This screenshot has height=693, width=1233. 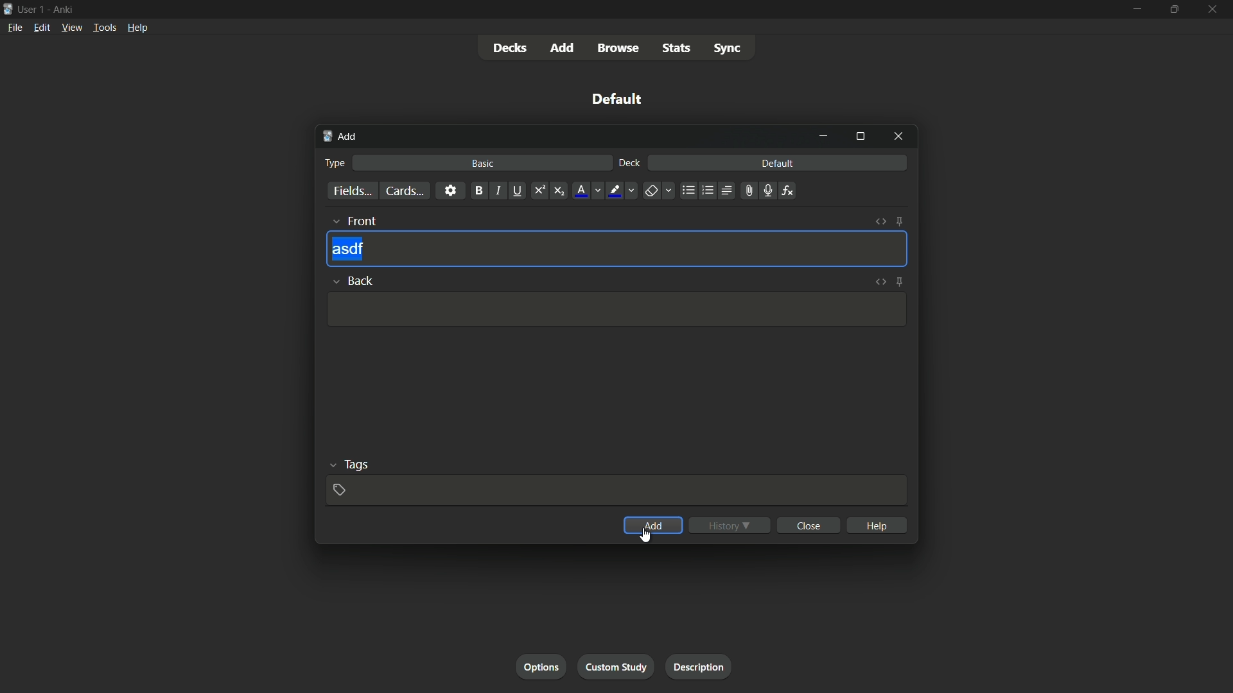 I want to click on options, so click(x=541, y=666).